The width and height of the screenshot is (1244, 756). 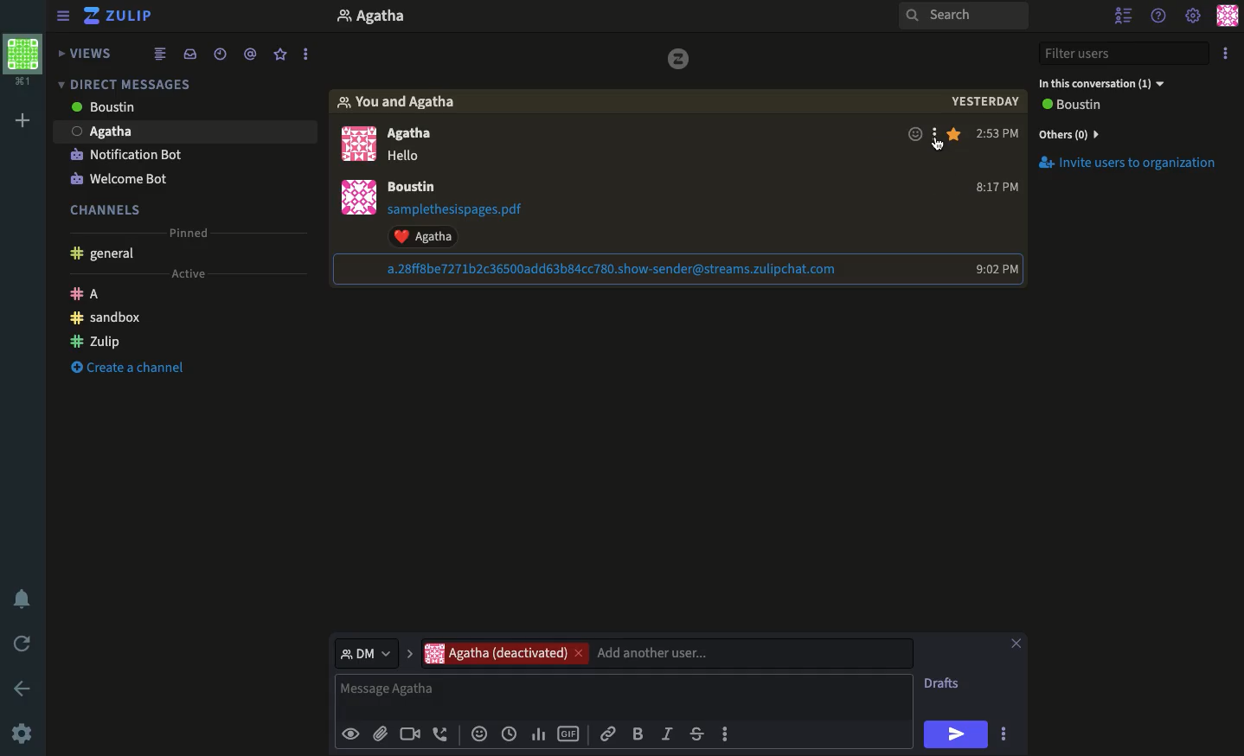 I want to click on Favorite, so click(x=281, y=55).